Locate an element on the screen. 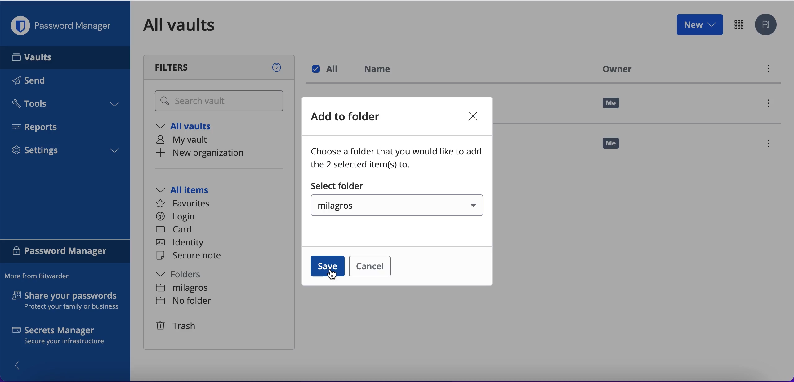 The height and width of the screenshot is (382, 794). all is located at coordinates (327, 69).